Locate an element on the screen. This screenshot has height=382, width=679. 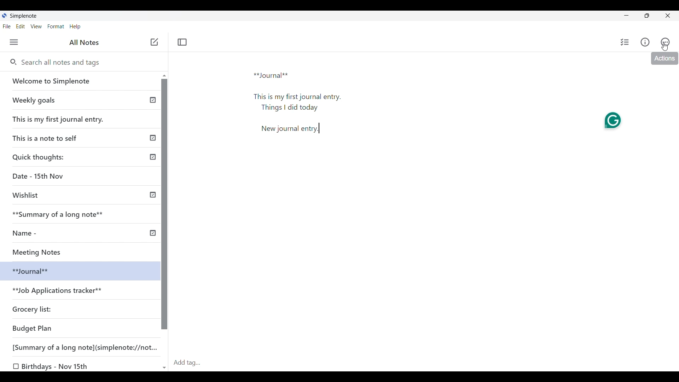
Quick slide to bottom is located at coordinates (164, 368).